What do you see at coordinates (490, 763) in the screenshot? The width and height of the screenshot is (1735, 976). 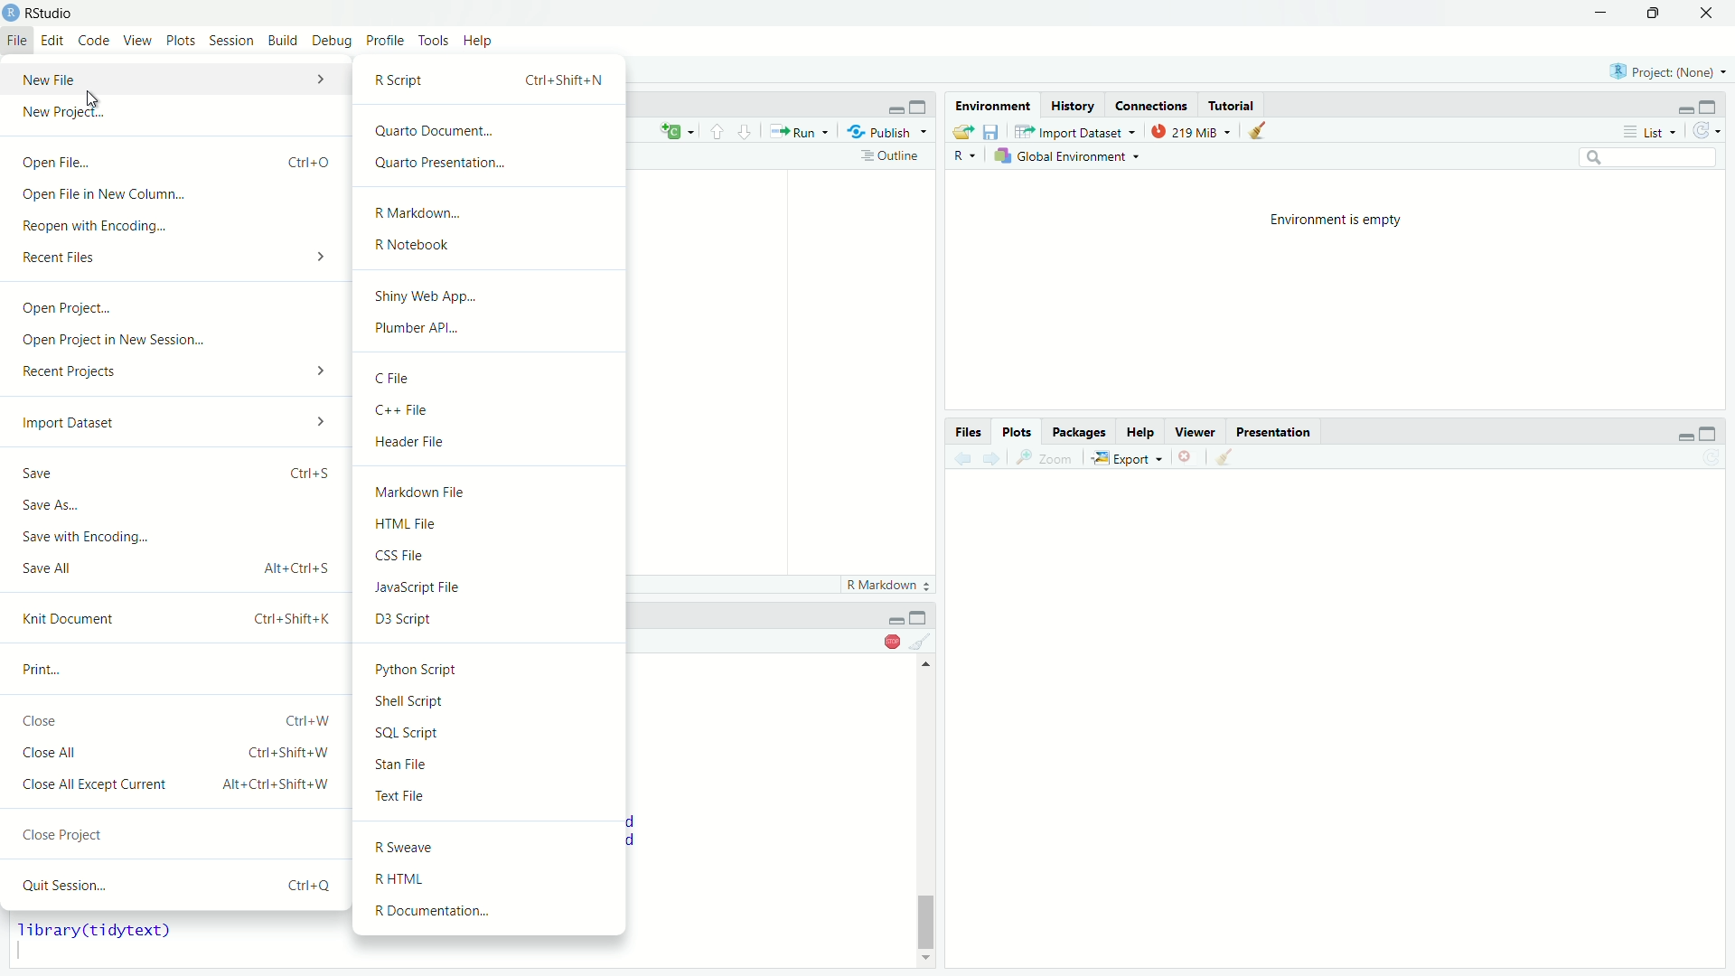 I see `Stan File` at bounding box center [490, 763].